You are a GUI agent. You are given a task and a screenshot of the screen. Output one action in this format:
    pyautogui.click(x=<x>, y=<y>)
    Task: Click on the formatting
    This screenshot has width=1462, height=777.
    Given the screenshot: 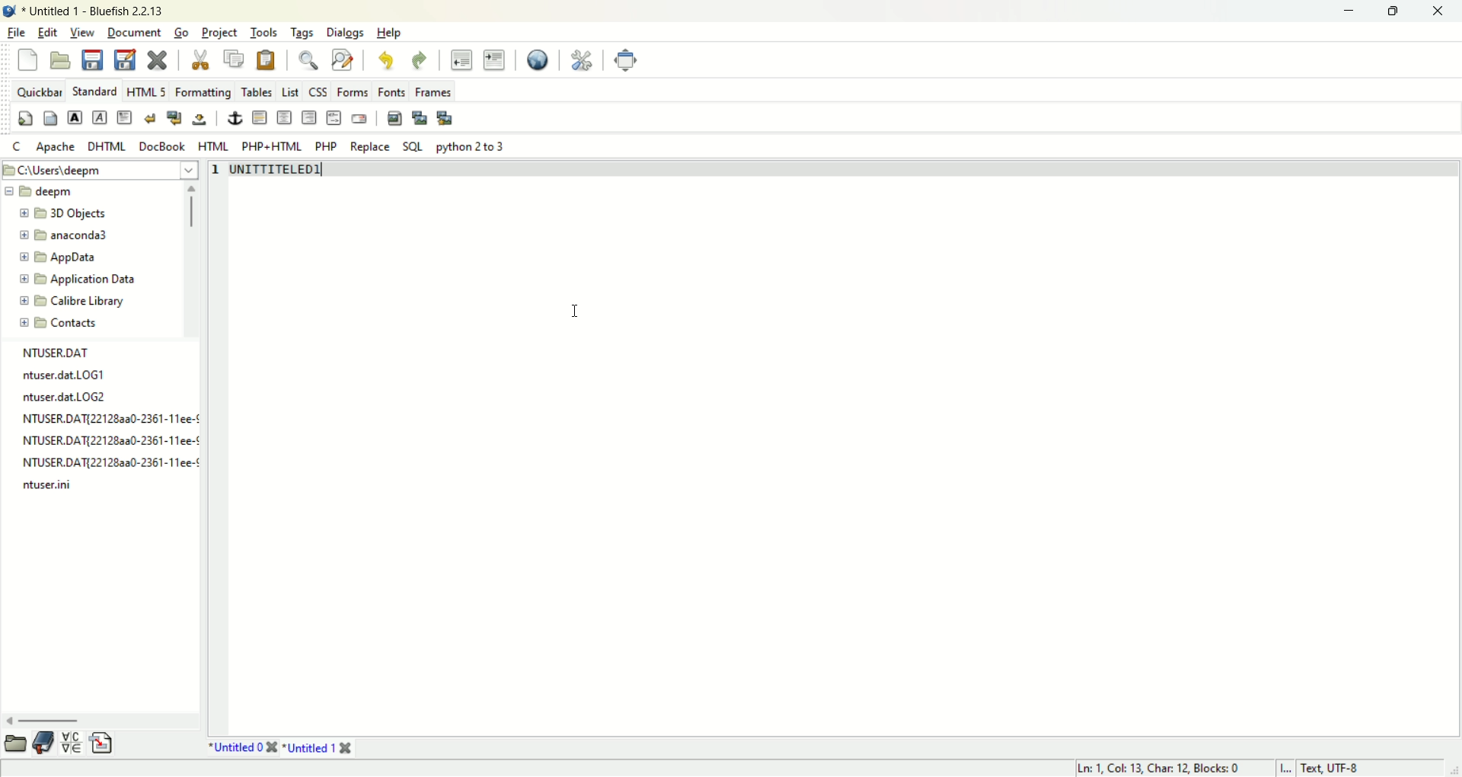 What is the action you would take?
    pyautogui.click(x=200, y=94)
    